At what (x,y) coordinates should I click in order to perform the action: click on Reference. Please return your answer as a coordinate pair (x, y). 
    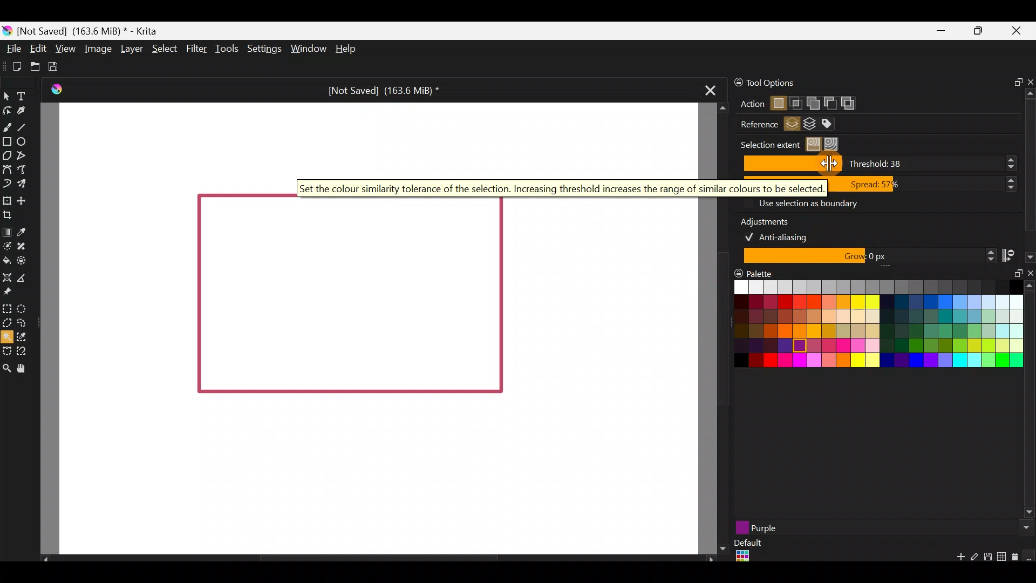
    Looking at the image, I should click on (755, 125).